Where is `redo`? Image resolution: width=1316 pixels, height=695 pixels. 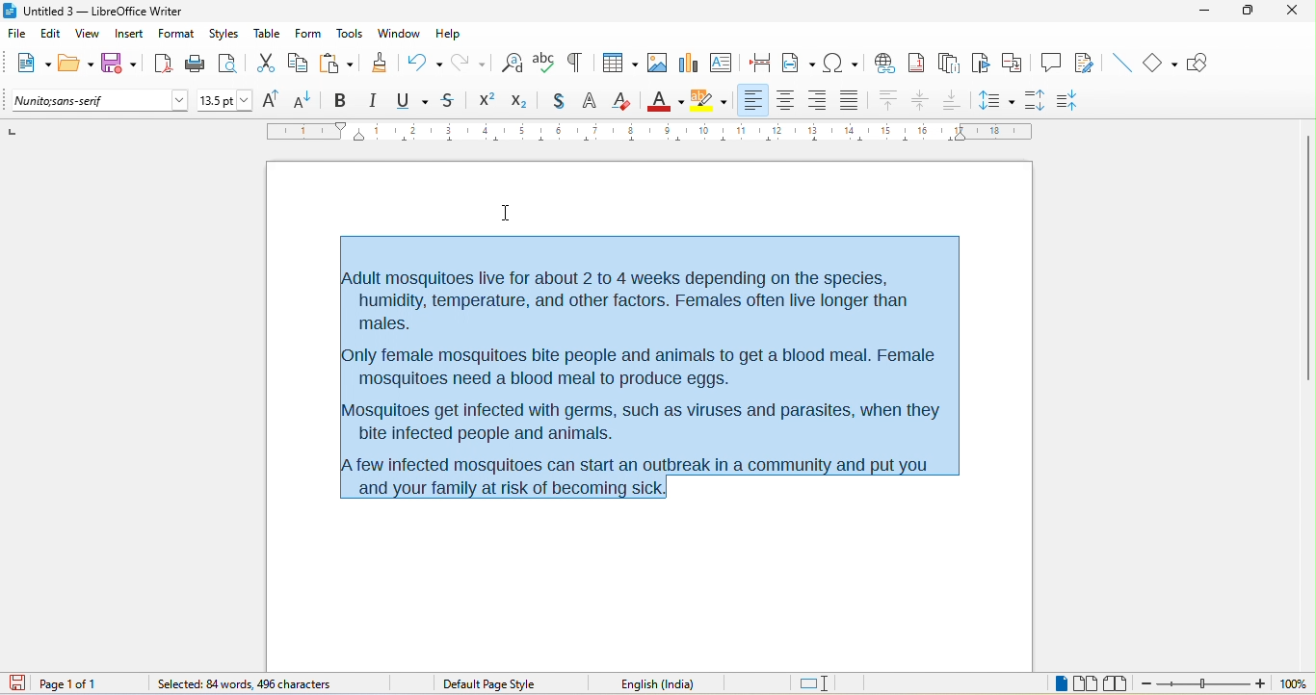
redo is located at coordinates (473, 62).